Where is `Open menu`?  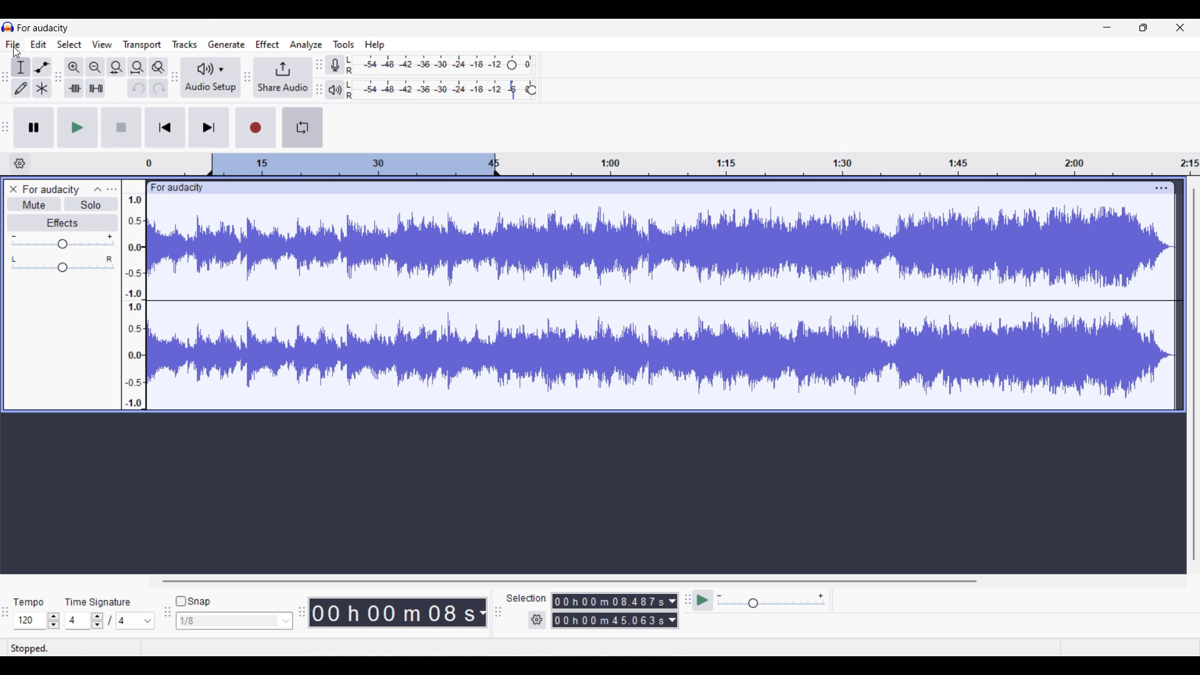
Open menu is located at coordinates (112, 189).